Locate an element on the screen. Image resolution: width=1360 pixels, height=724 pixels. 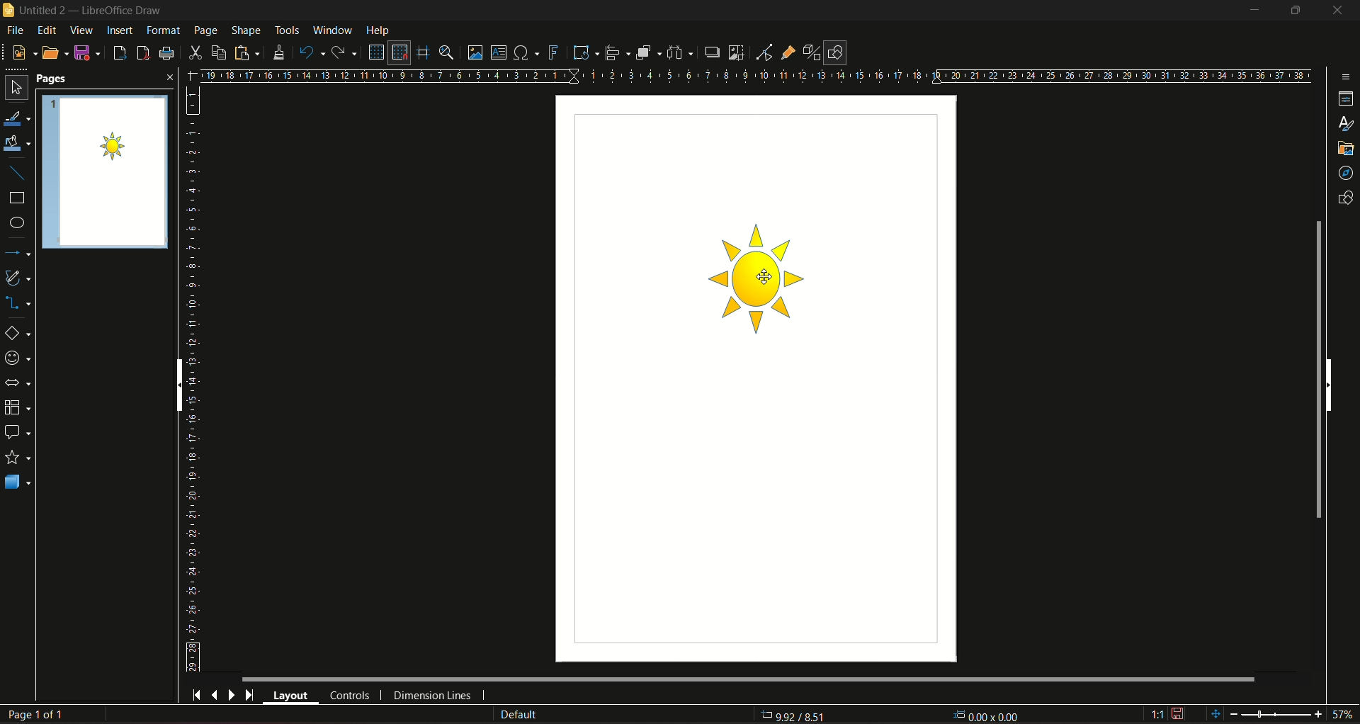
ellipse is located at coordinates (18, 224).